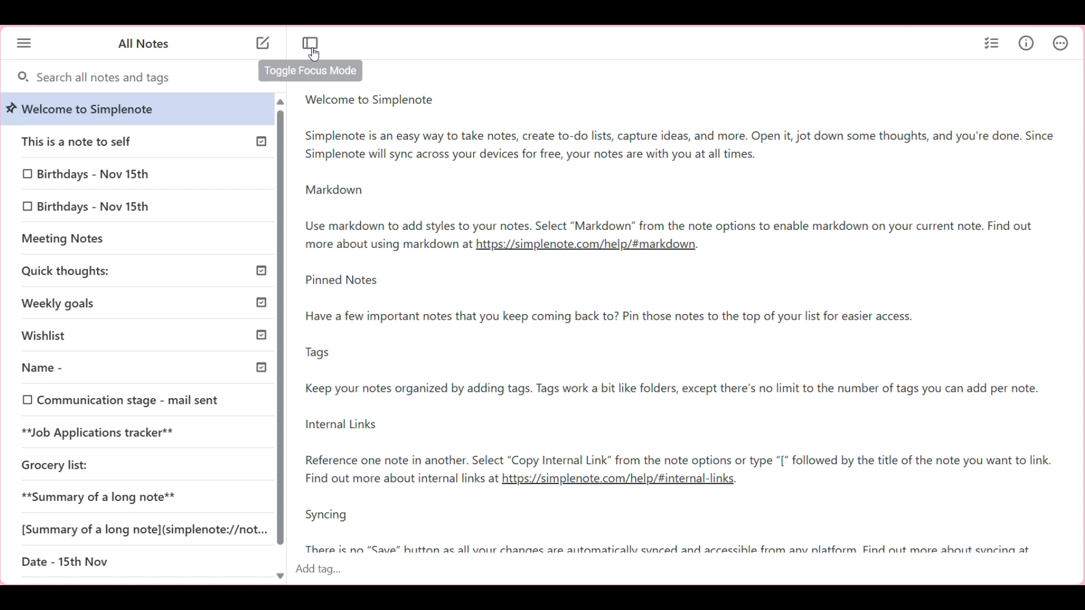 Image resolution: width=1085 pixels, height=610 pixels. I want to click on Published, so click(262, 139).